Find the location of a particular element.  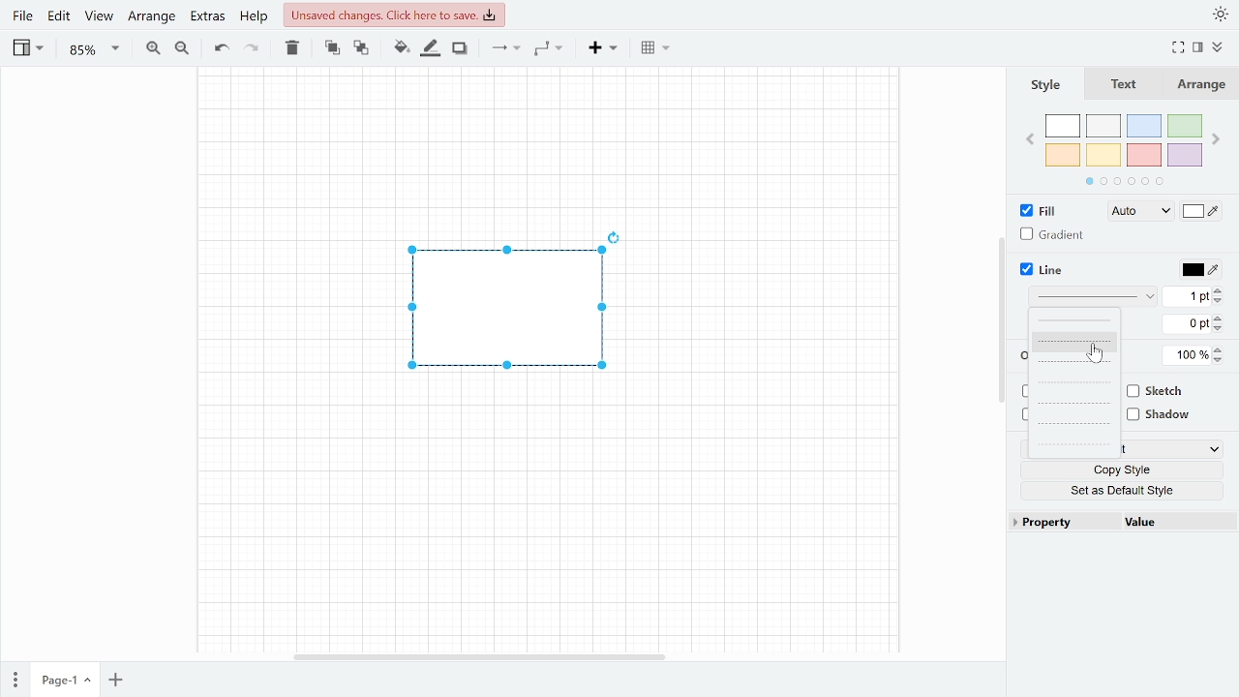

scroll bar is located at coordinates (1000, 315).